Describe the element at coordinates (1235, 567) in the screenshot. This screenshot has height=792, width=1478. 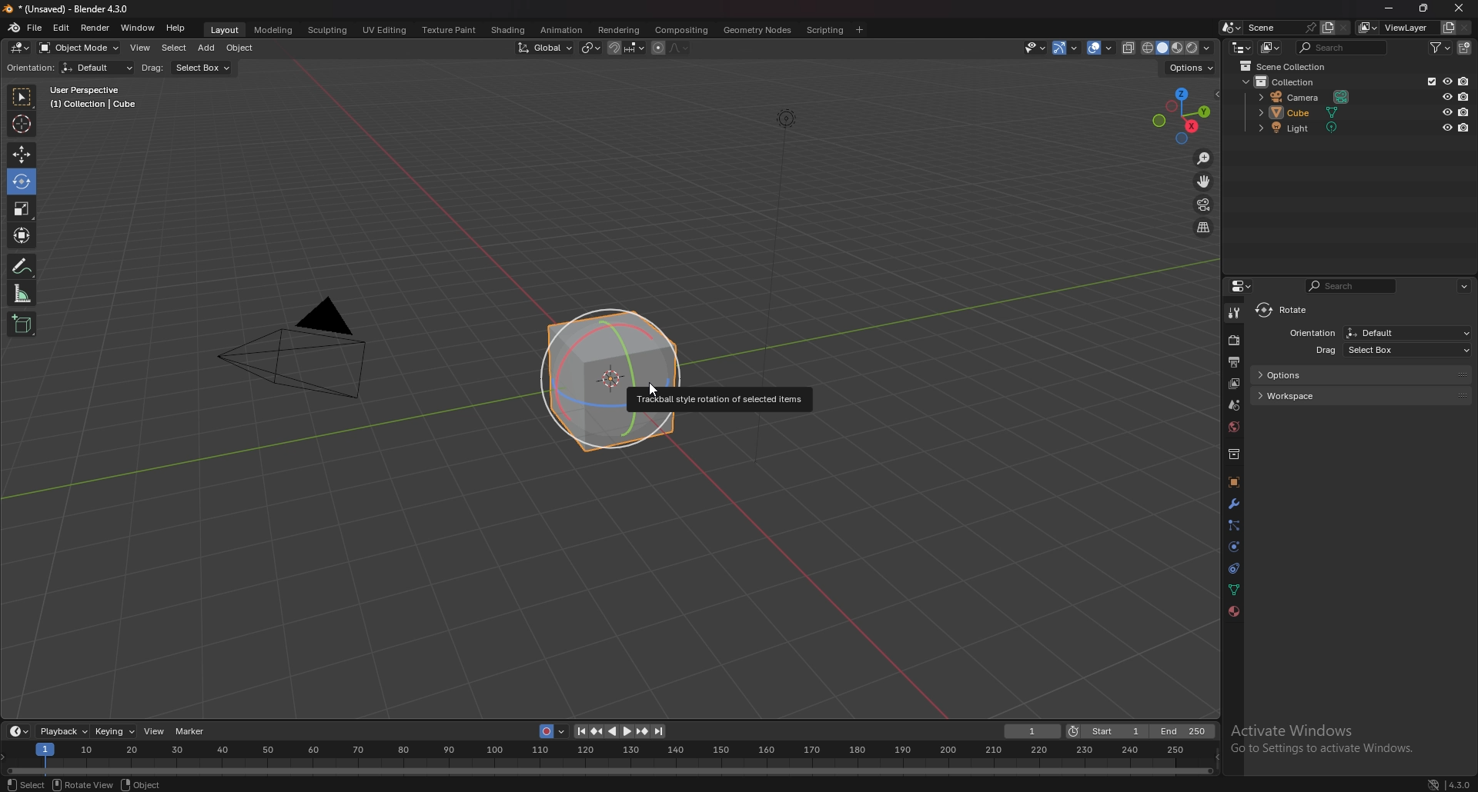
I see `constraints` at that location.